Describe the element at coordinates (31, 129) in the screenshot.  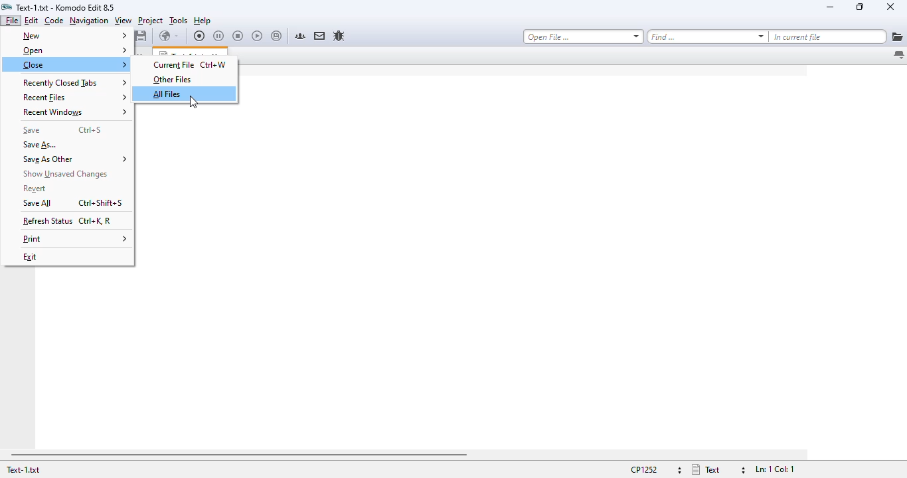
I see `save` at that location.